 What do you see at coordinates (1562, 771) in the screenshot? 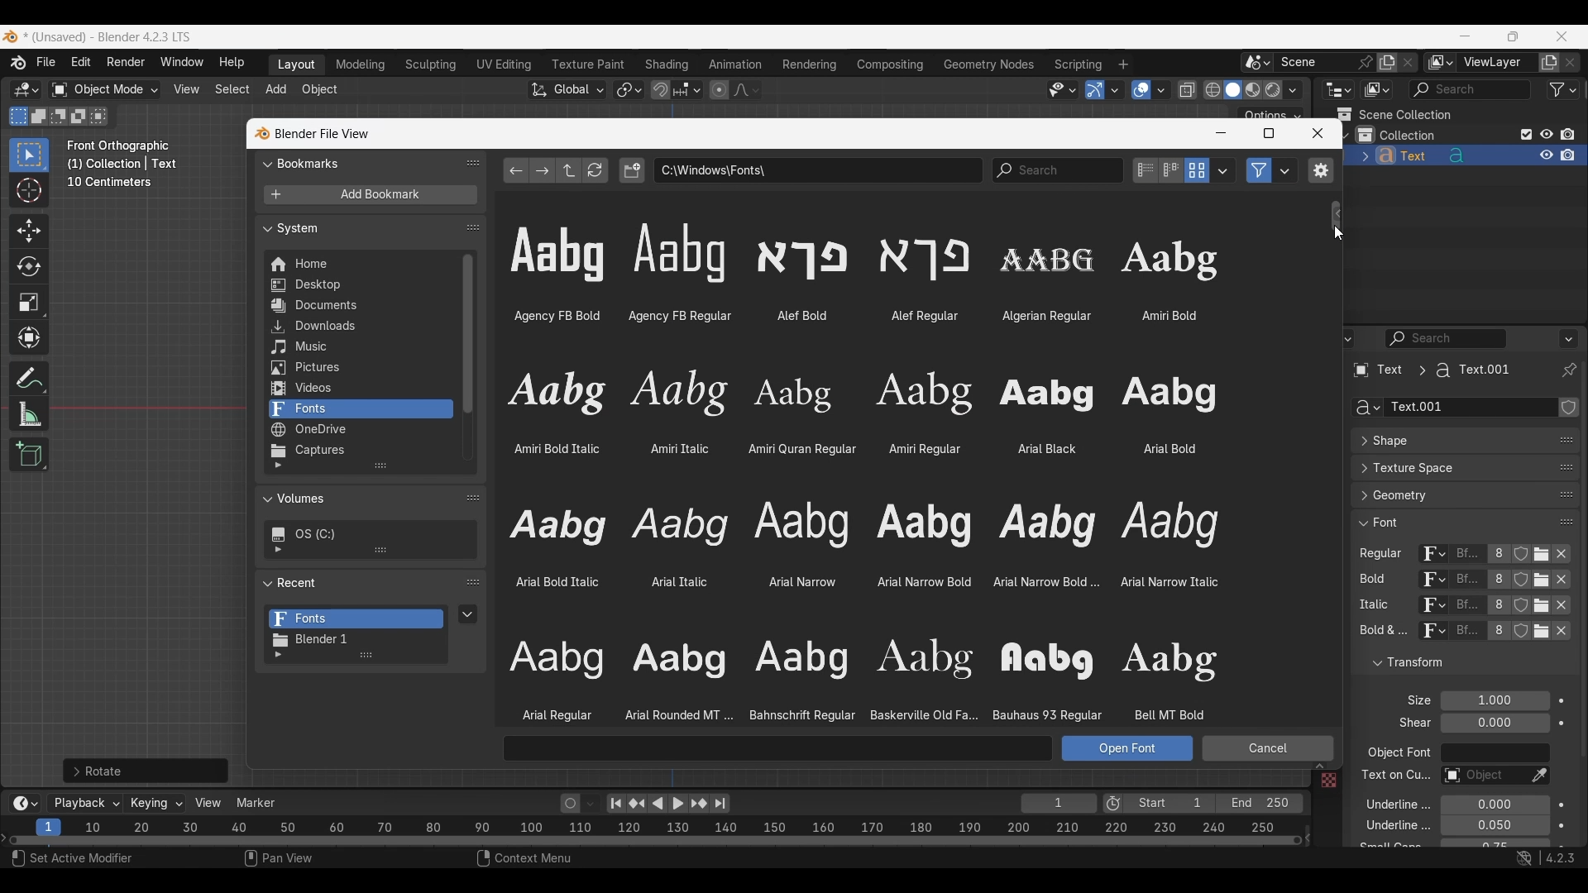
I see `Animate property of respective attribute` at bounding box center [1562, 771].